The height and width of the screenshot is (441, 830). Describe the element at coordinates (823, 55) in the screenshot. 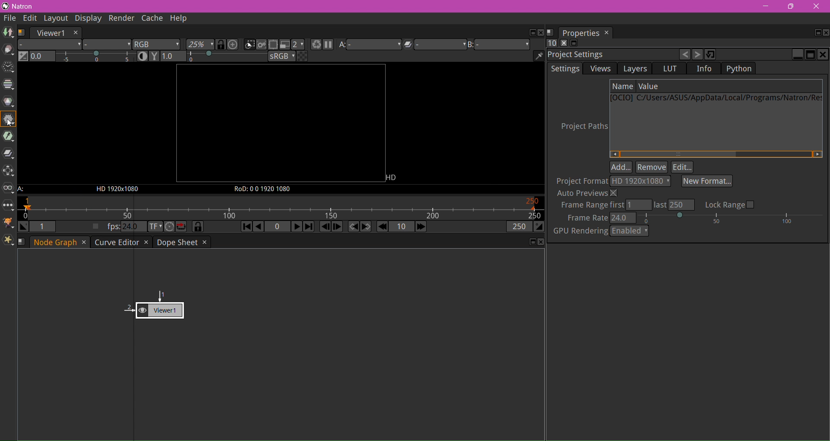

I see `Close pane` at that location.